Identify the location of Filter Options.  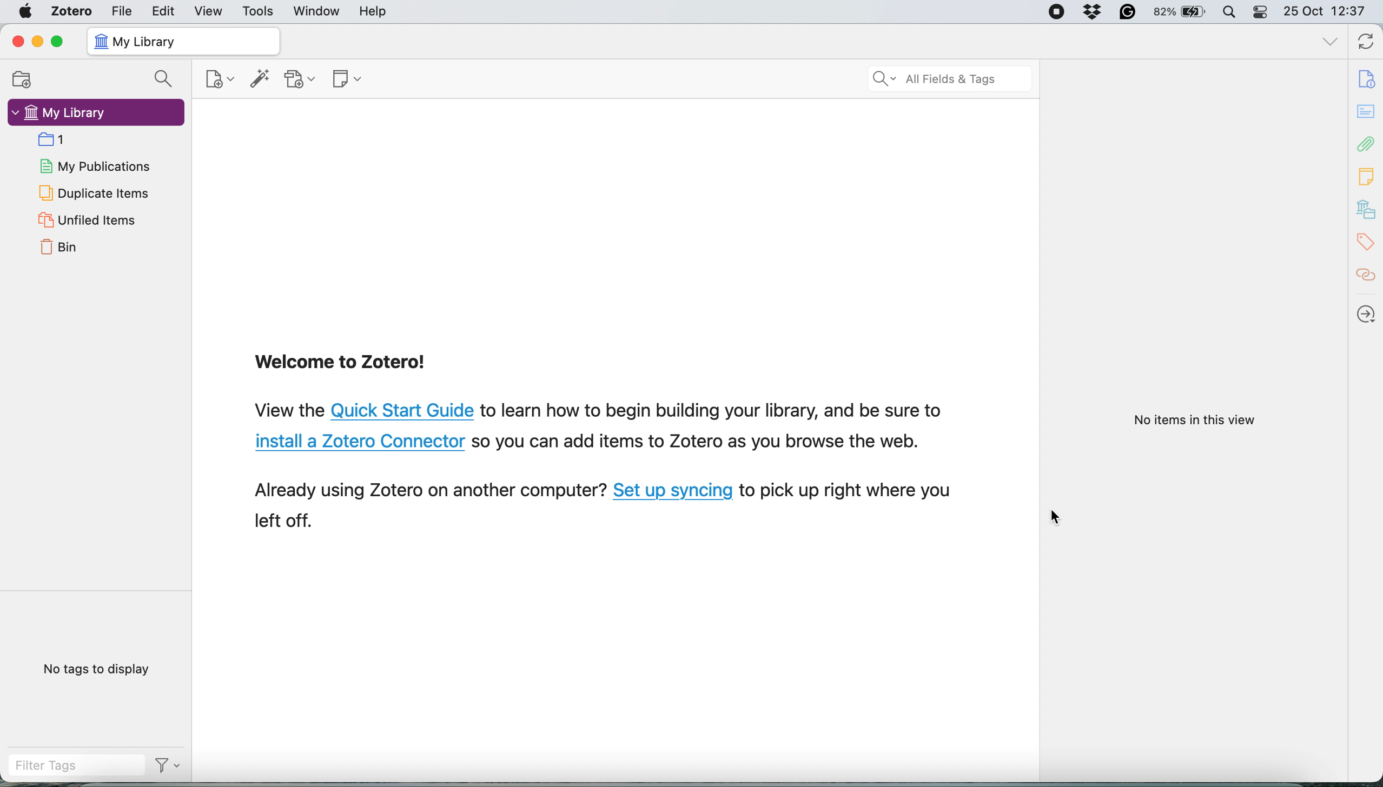
(170, 768).